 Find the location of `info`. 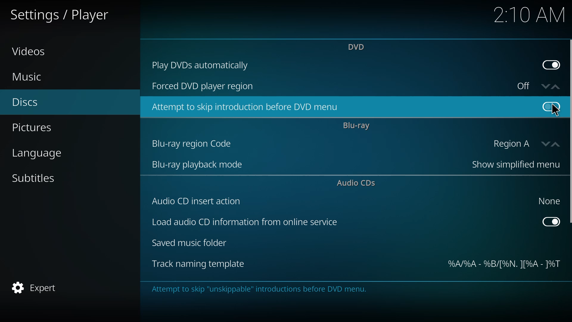

info is located at coordinates (263, 290).